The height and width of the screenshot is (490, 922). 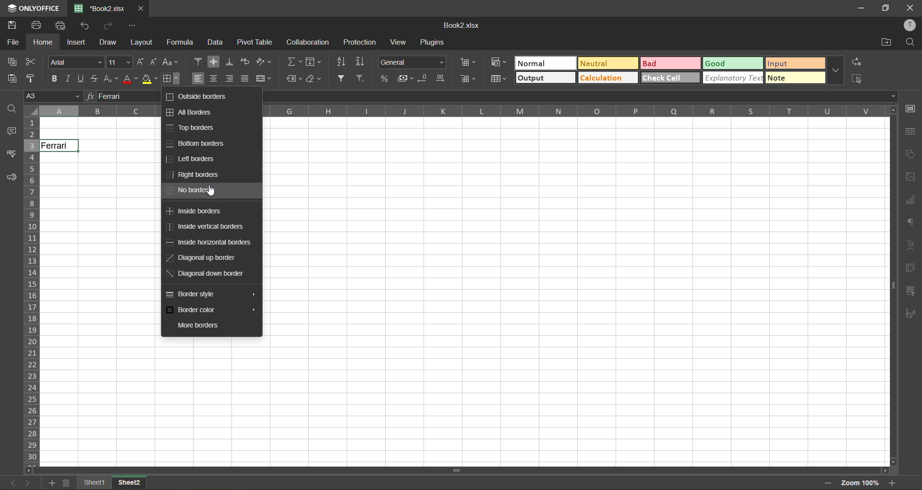 What do you see at coordinates (314, 62) in the screenshot?
I see `fields` at bounding box center [314, 62].